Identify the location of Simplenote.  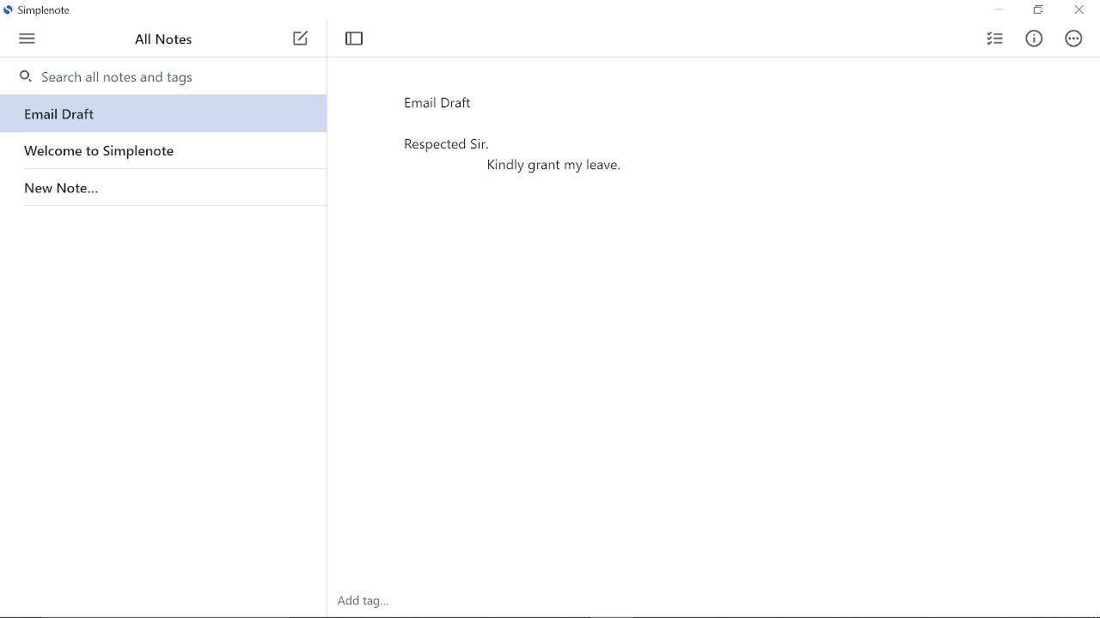
(40, 11).